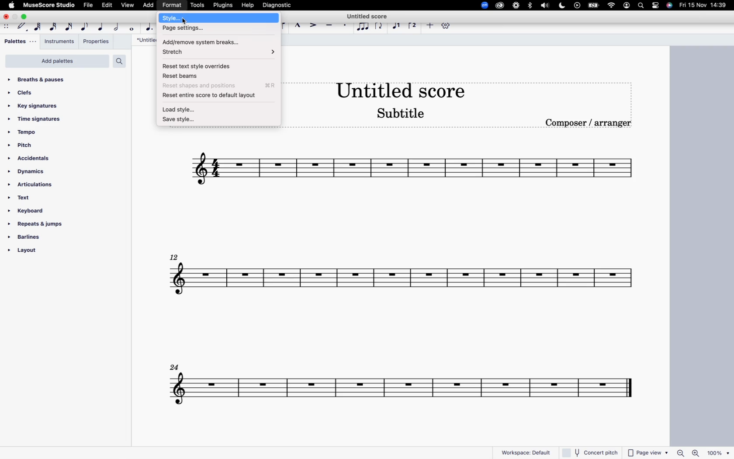 Image resolution: width=734 pixels, height=459 pixels. I want to click on Subtitle, so click(400, 115).